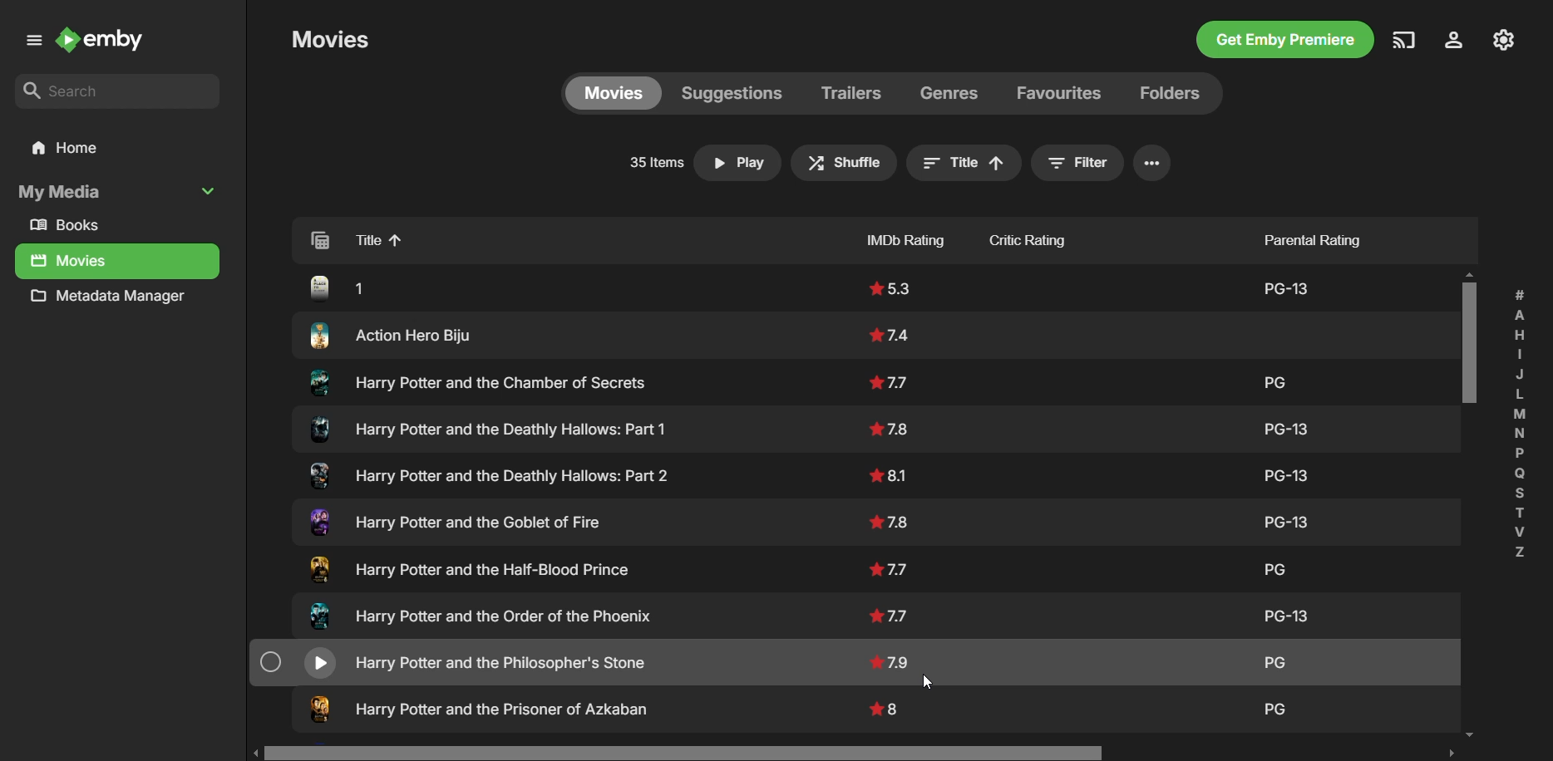 The image size is (1553, 761). What do you see at coordinates (481, 704) in the screenshot?
I see `` at bounding box center [481, 704].